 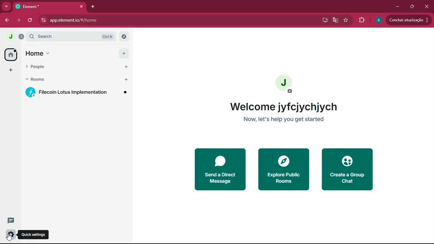 What do you see at coordinates (409, 19) in the screenshot?
I see `update` at bounding box center [409, 19].